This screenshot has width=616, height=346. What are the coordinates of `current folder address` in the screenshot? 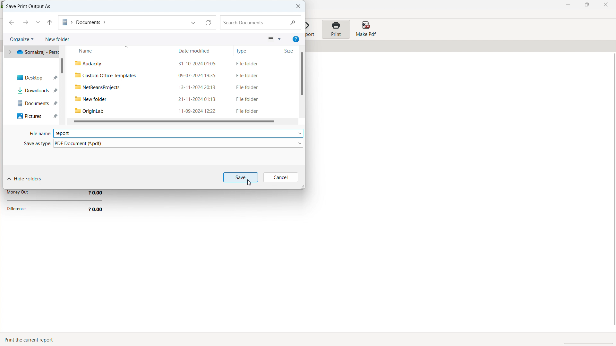 It's located at (122, 22).